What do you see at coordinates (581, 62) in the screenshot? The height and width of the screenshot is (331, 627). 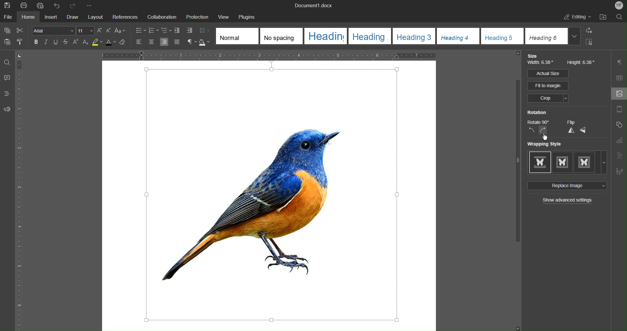 I see `Height ` at bounding box center [581, 62].